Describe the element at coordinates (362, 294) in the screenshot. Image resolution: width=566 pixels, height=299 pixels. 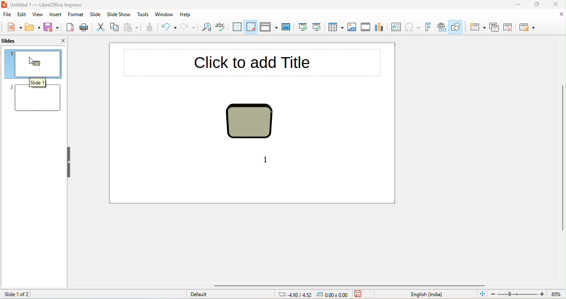
I see `save the documant` at that location.